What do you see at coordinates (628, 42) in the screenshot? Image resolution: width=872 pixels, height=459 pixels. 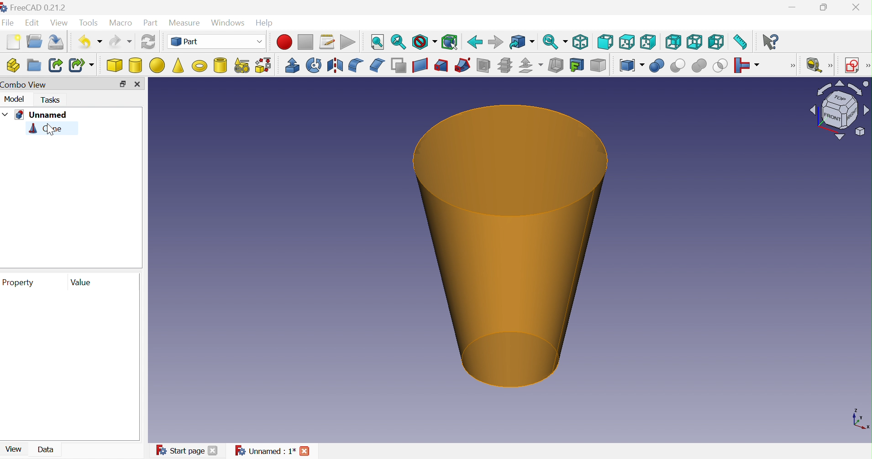 I see `Top` at bounding box center [628, 42].